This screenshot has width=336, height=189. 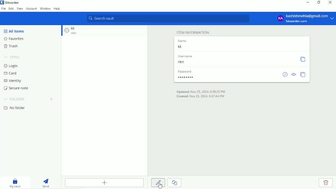 I want to click on Edit, so click(x=158, y=183).